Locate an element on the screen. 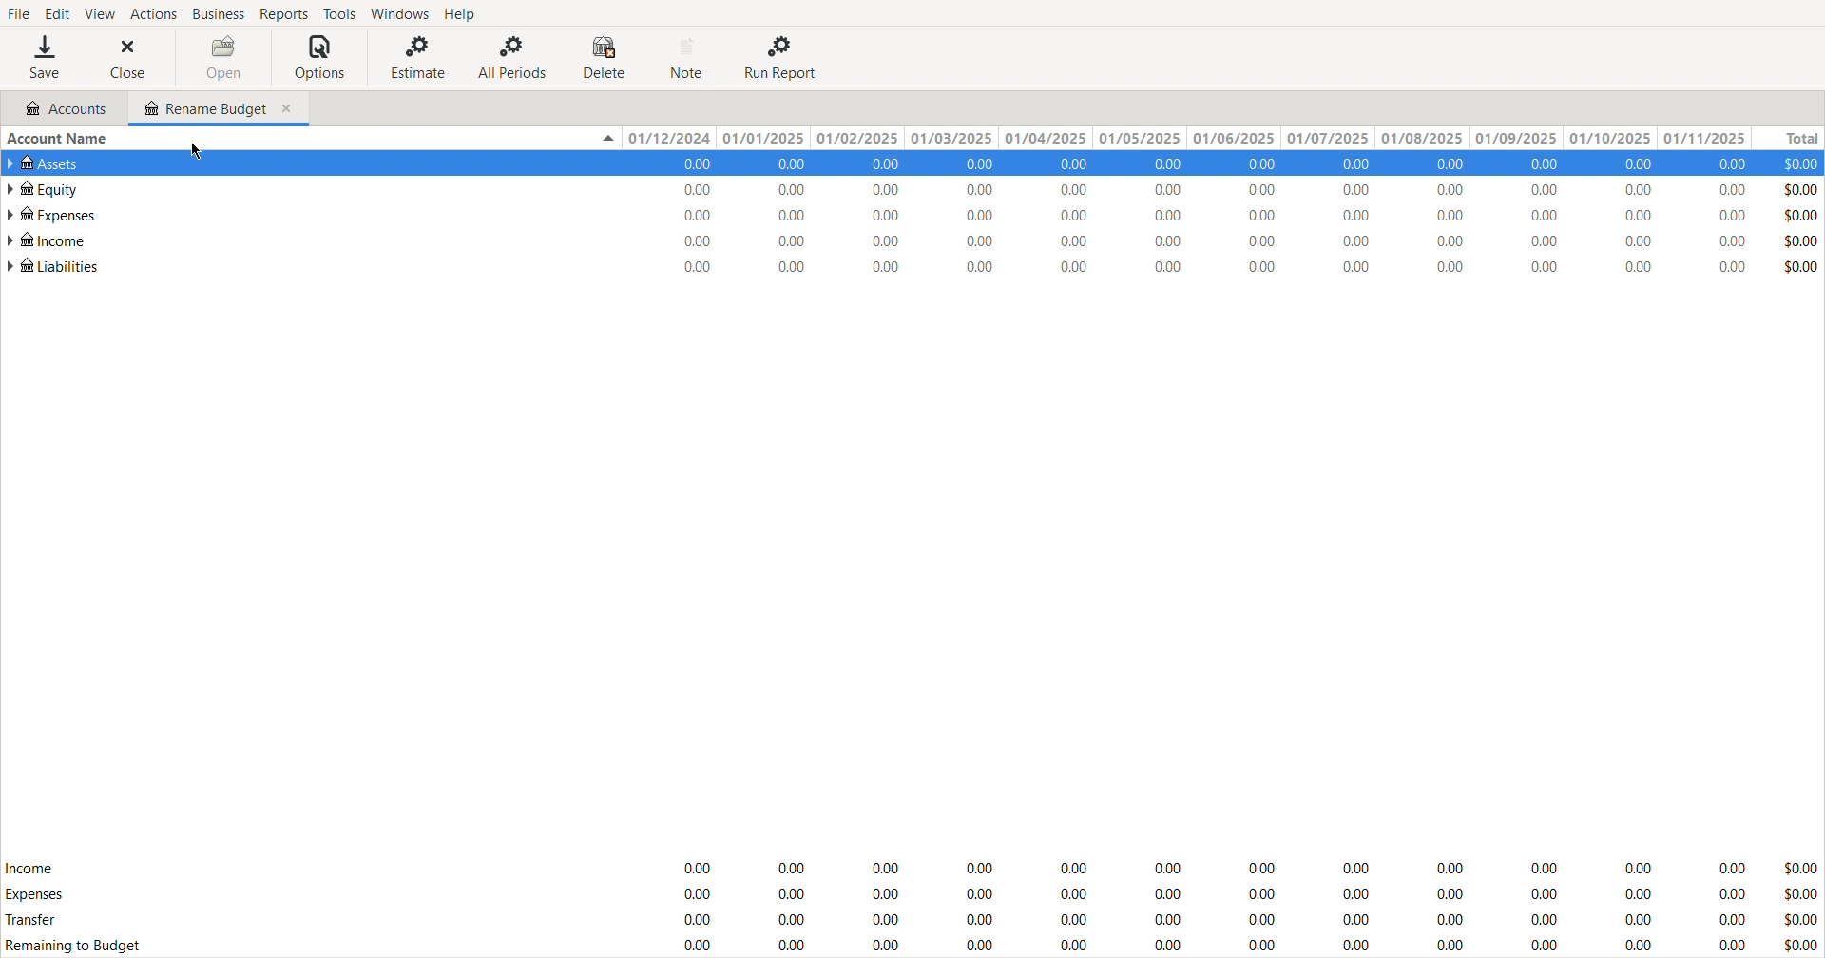 This screenshot has width=1825, height=958. All Periods is located at coordinates (514, 57).